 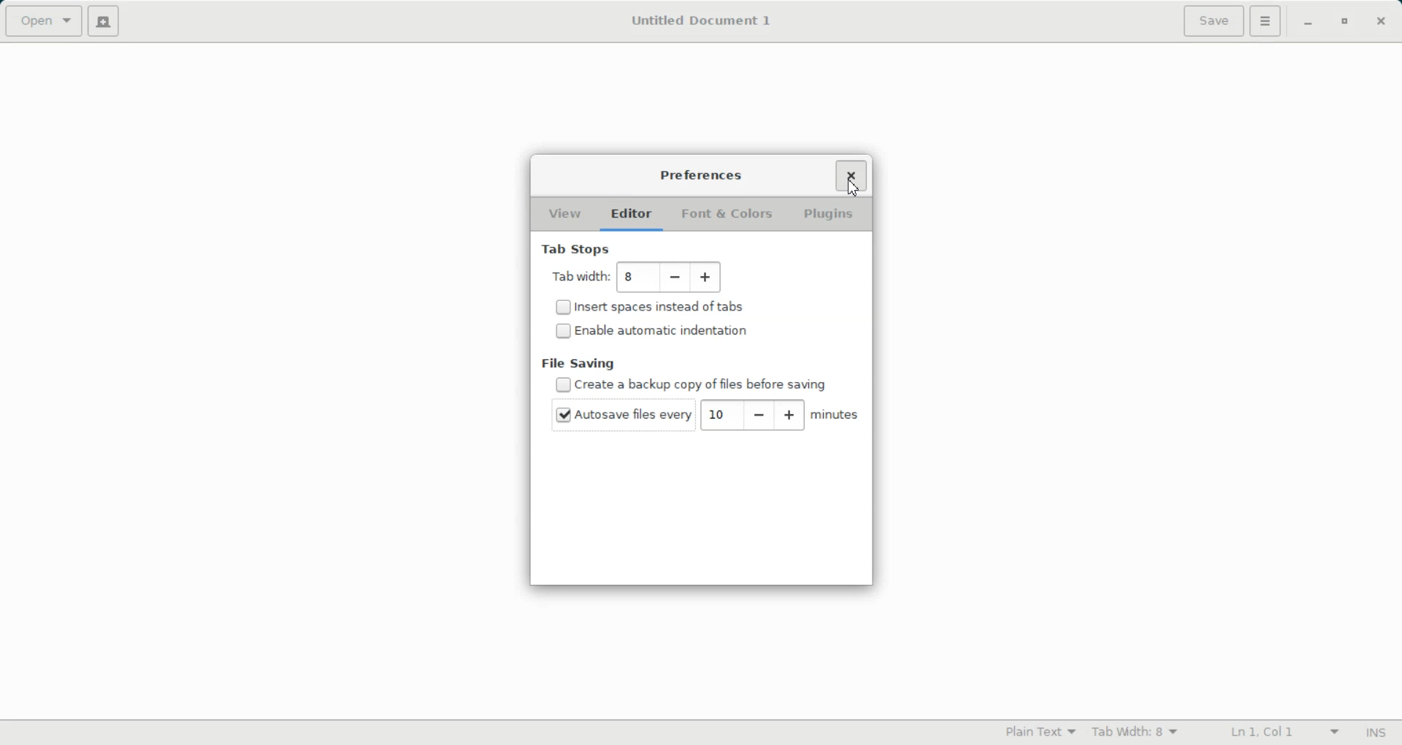 I want to click on Disable/ Enable automatic indentation, so click(x=651, y=329).